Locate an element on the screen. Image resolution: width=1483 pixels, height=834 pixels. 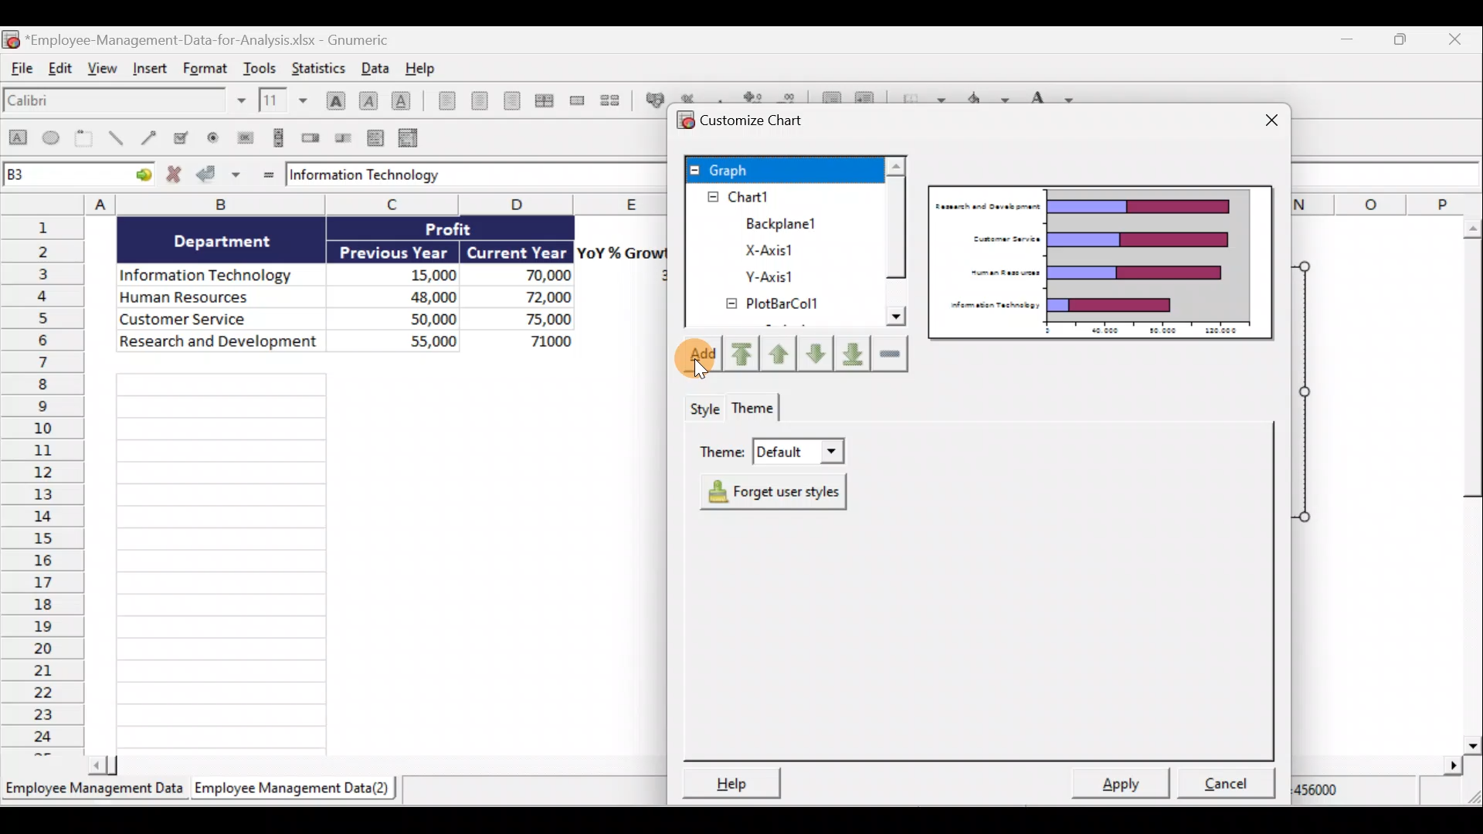
Cancel change is located at coordinates (175, 176).